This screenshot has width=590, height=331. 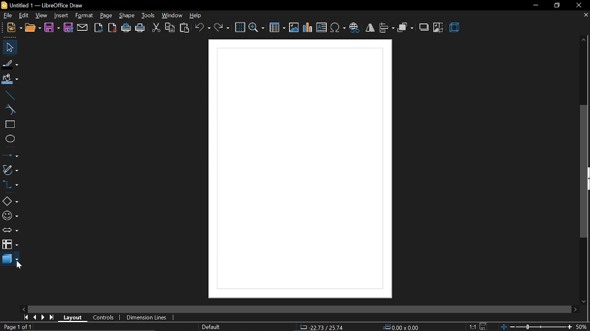 What do you see at coordinates (15, 28) in the screenshot?
I see `new` at bounding box center [15, 28].